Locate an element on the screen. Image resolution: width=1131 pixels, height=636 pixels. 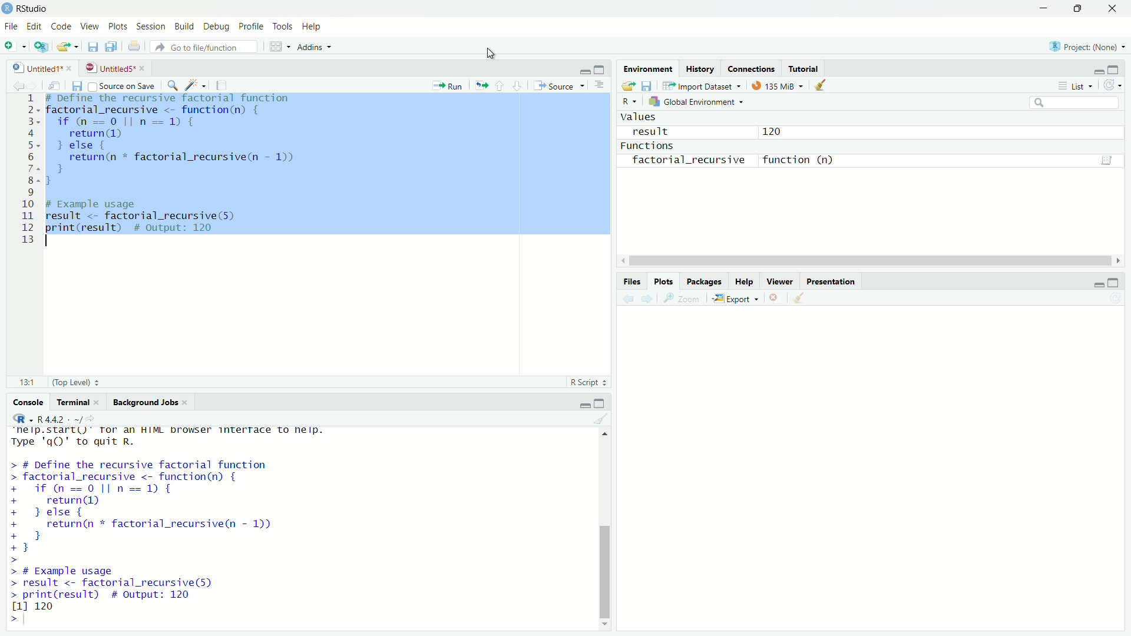
Source is located at coordinates (558, 85).